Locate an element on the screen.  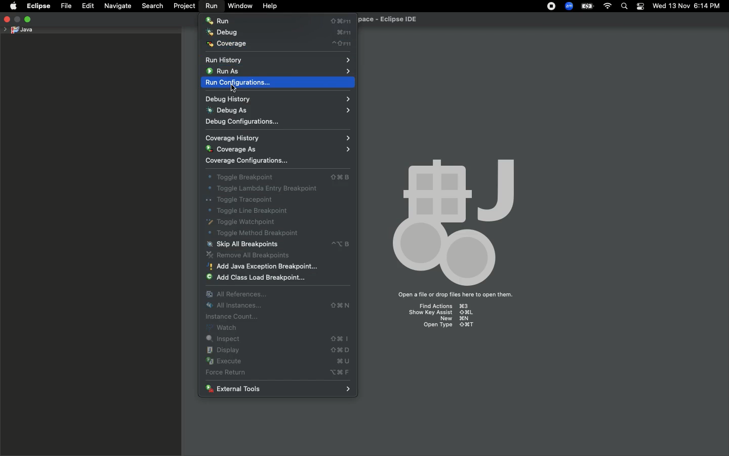
File is located at coordinates (65, 7).